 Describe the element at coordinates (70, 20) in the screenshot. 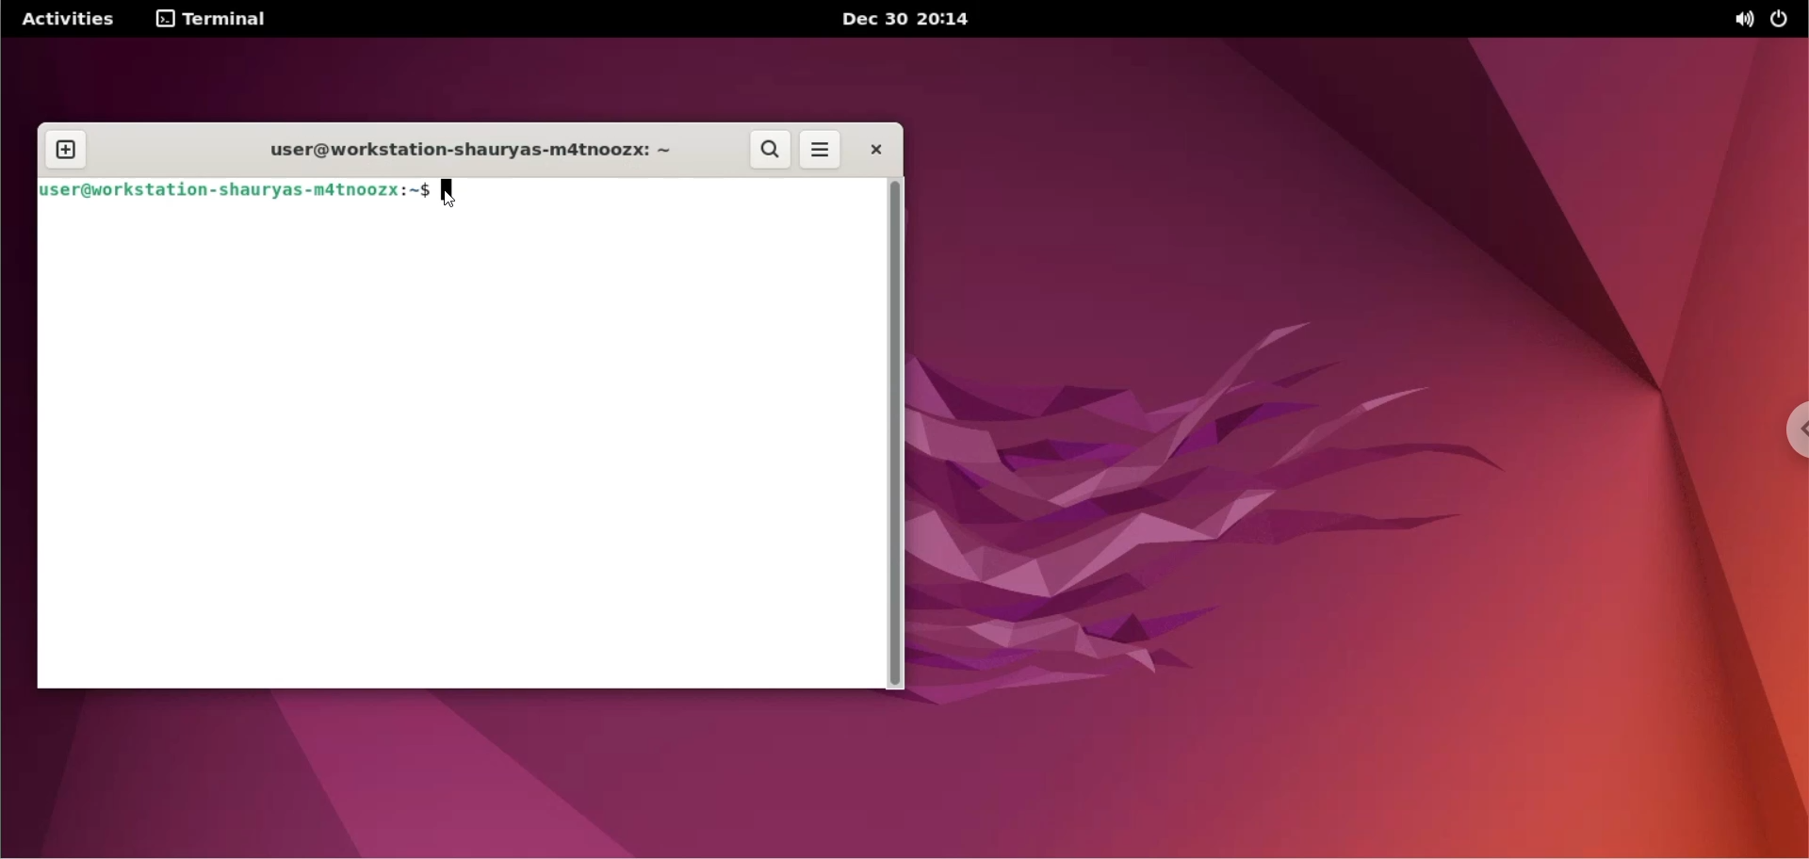

I see `Activities` at that location.